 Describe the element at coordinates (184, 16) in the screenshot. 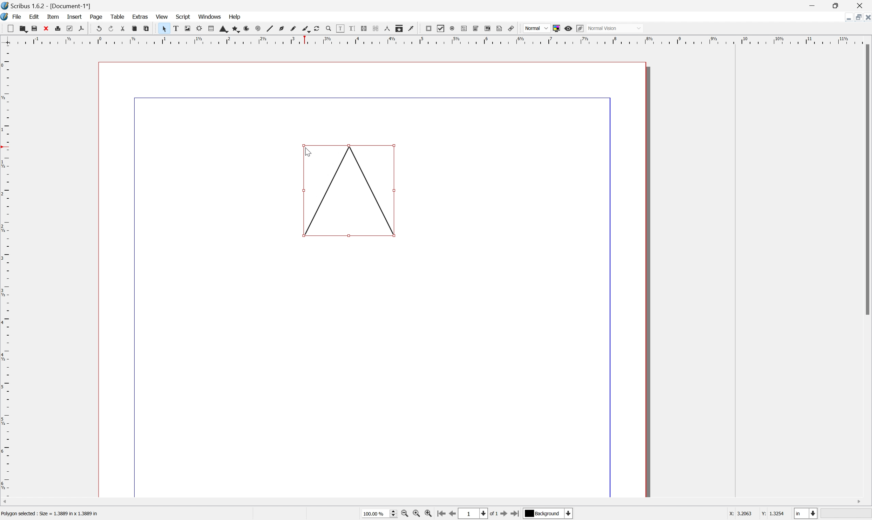

I see `Script` at that location.